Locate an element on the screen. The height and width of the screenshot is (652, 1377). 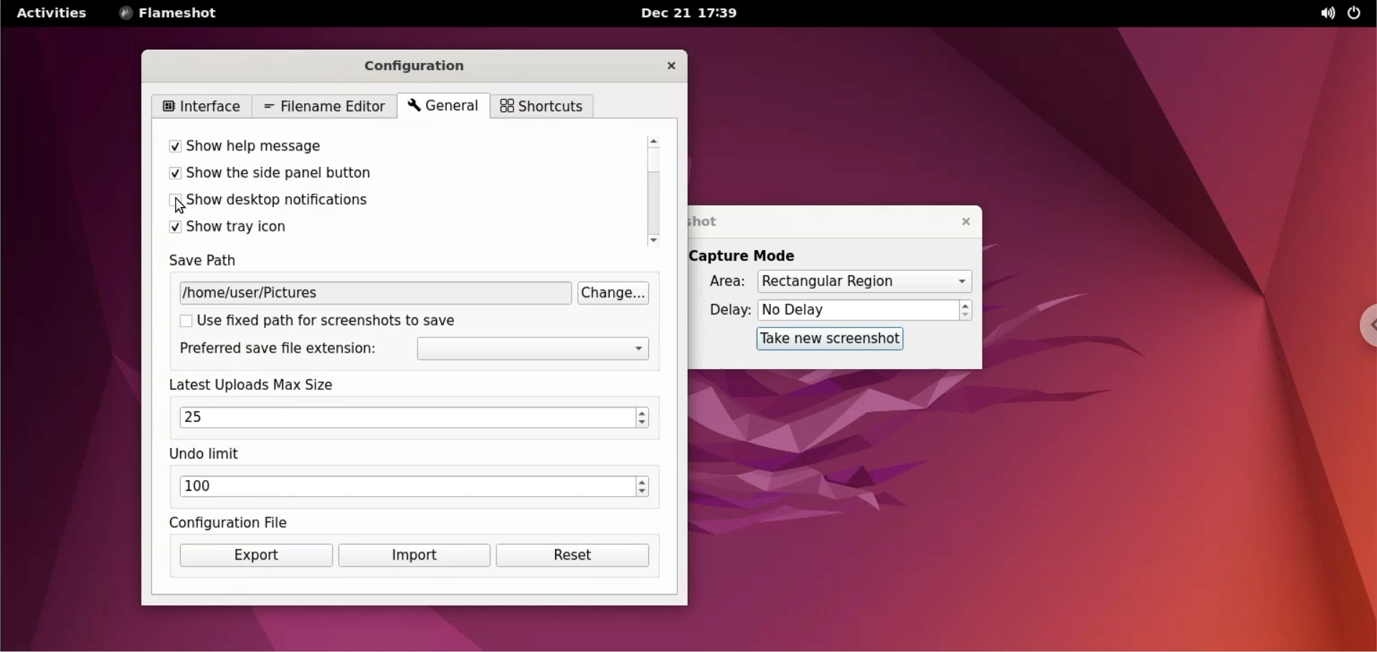
show help message checkbox is located at coordinates (380, 148).